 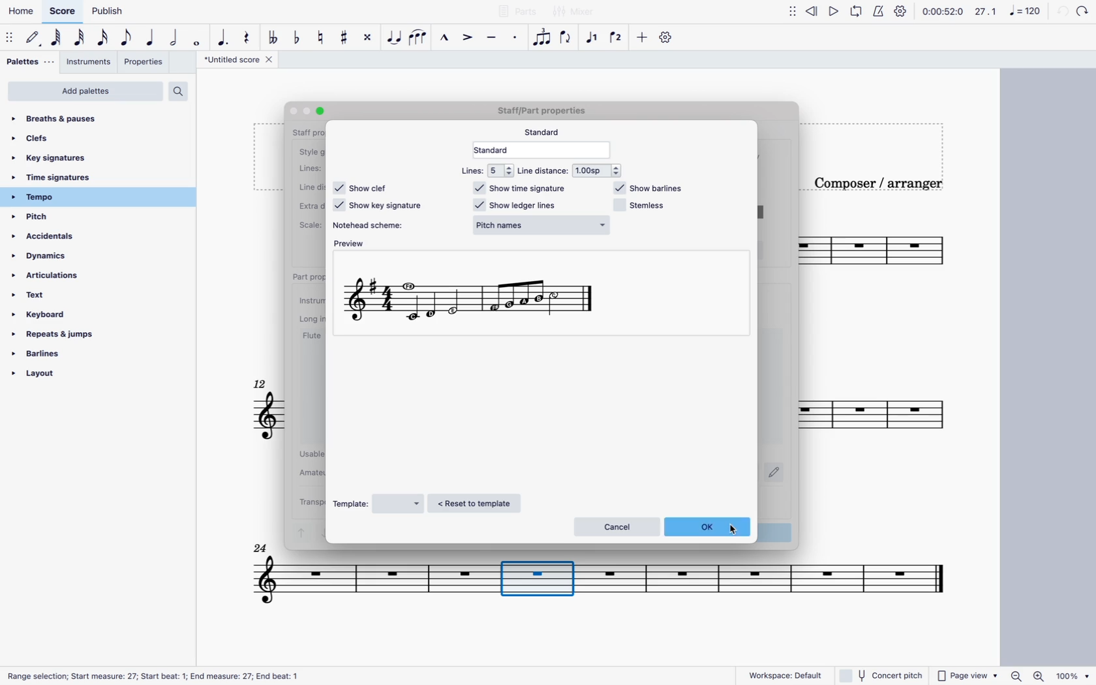 What do you see at coordinates (54, 295) in the screenshot?
I see `text` at bounding box center [54, 295].